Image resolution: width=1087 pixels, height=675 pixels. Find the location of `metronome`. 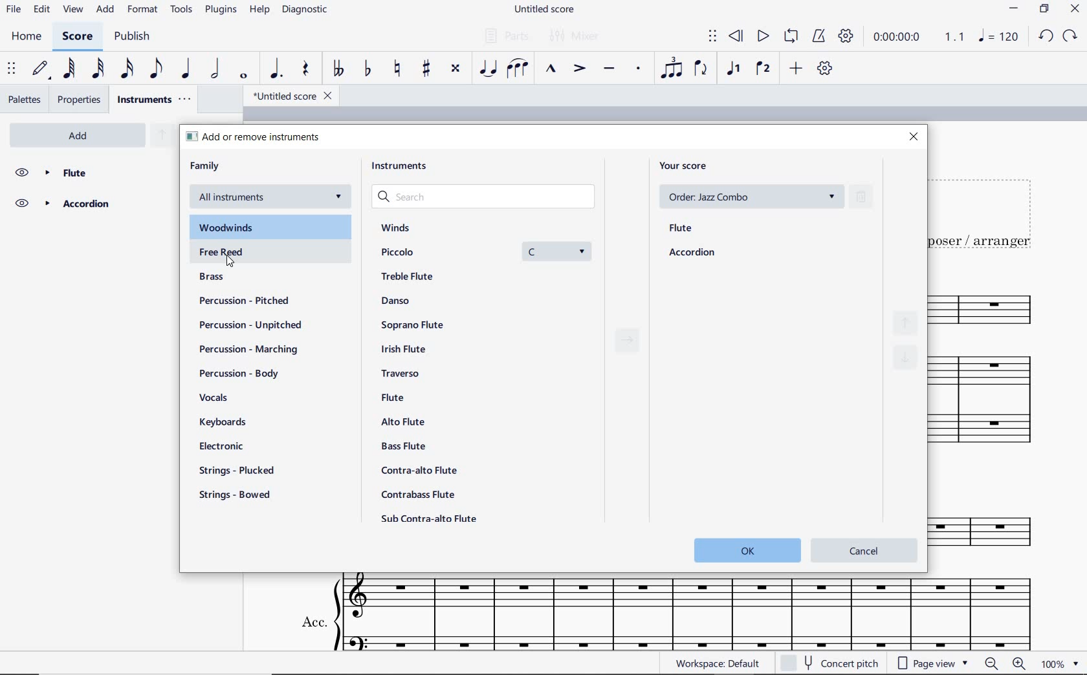

metronome is located at coordinates (818, 37).